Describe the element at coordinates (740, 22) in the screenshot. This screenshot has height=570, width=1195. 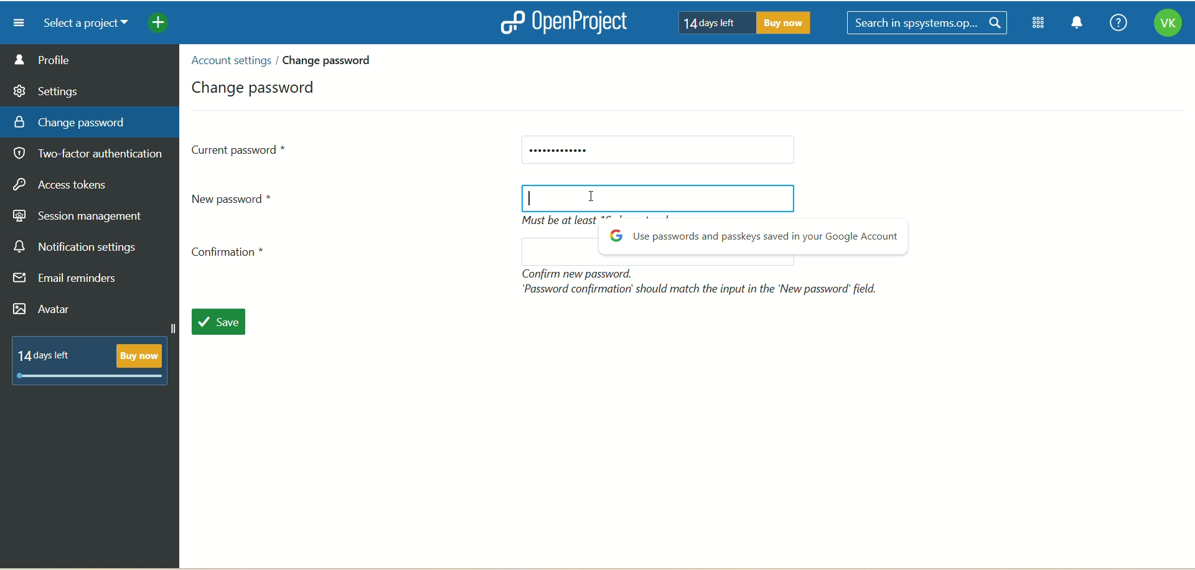
I see `text` at that location.